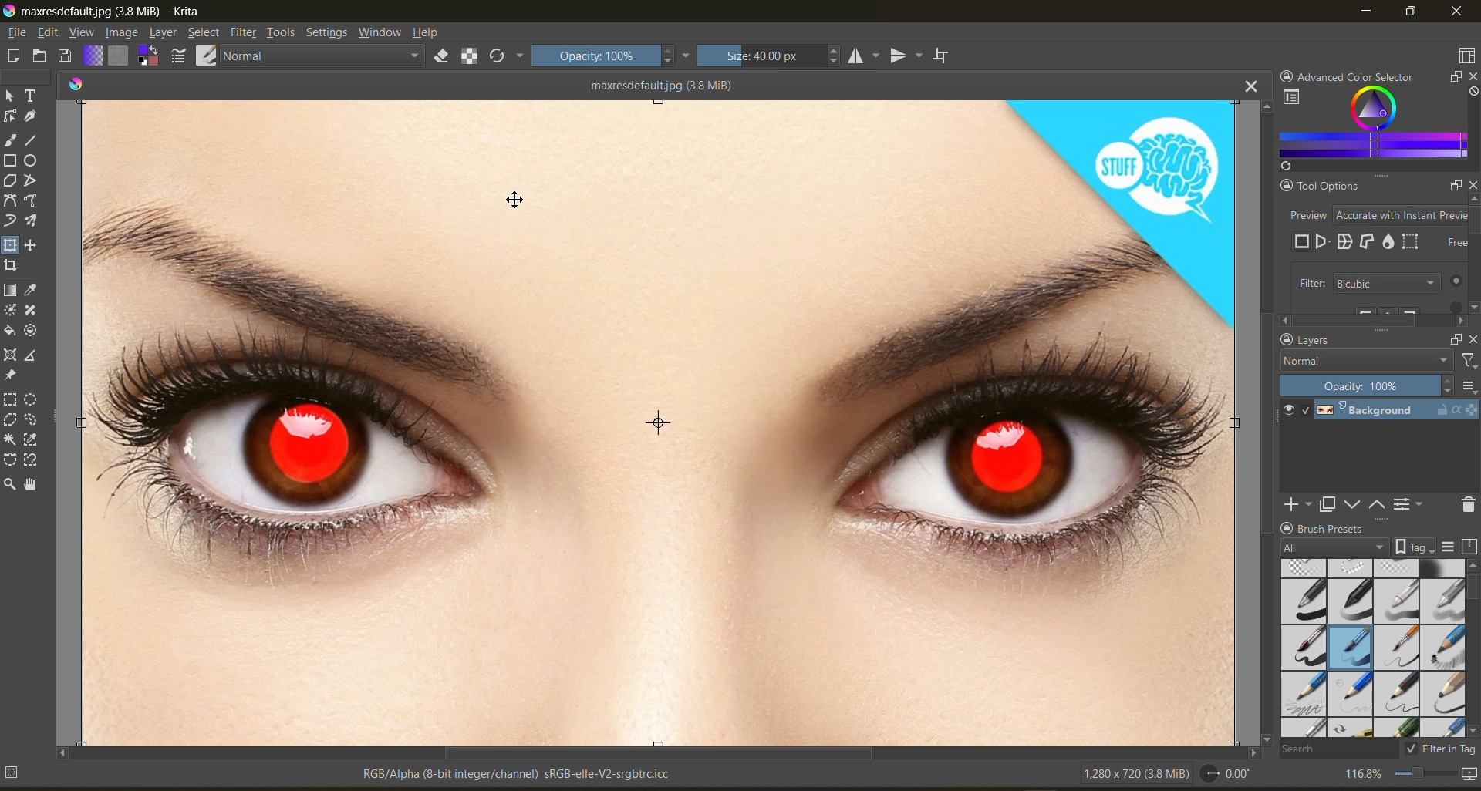 This screenshot has width=1481, height=791. Describe the element at coordinates (76, 82) in the screenshot. I see `colors` at that location.